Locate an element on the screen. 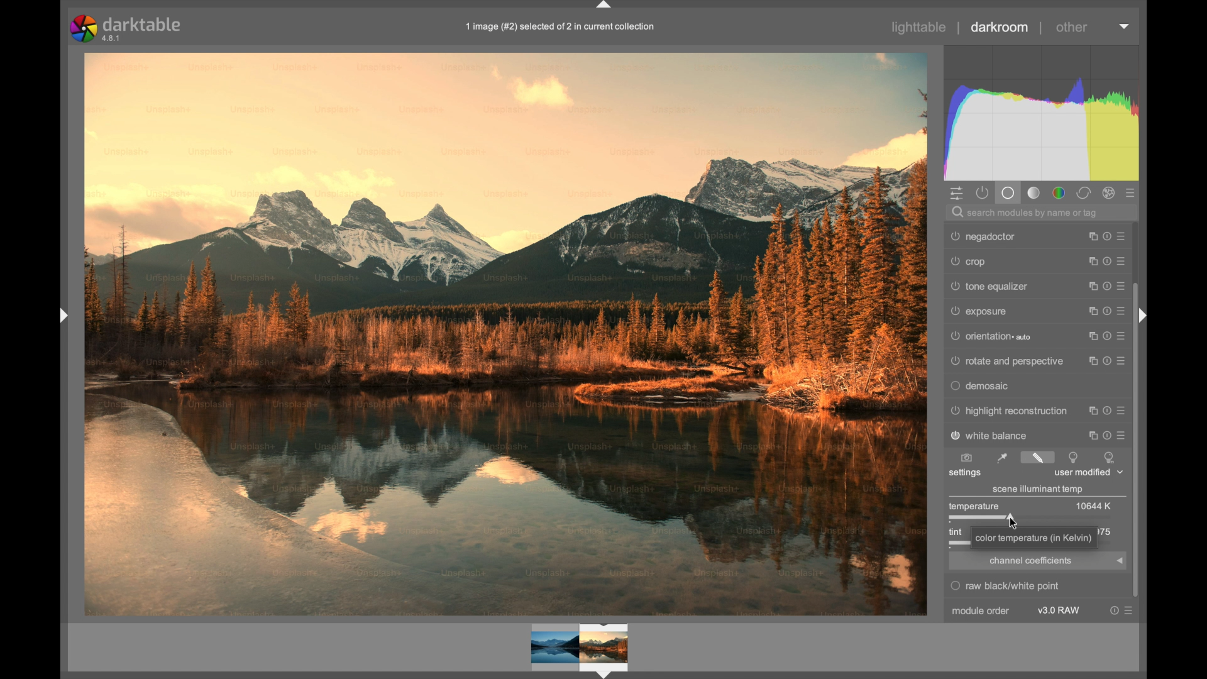 This screenshot has width=1207, height=679. reset parameters is located at coordinates (1106, 333).